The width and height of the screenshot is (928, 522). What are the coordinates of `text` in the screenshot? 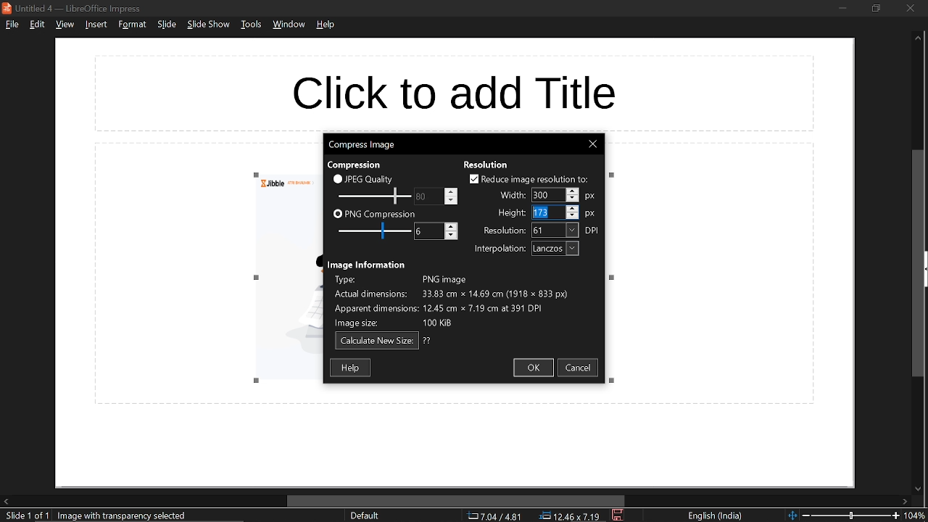 It's located at (504, 230).